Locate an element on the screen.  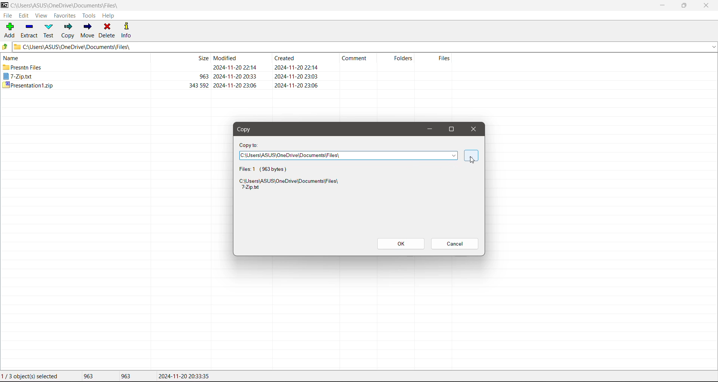
Copy is located at coordinates (247, 130).